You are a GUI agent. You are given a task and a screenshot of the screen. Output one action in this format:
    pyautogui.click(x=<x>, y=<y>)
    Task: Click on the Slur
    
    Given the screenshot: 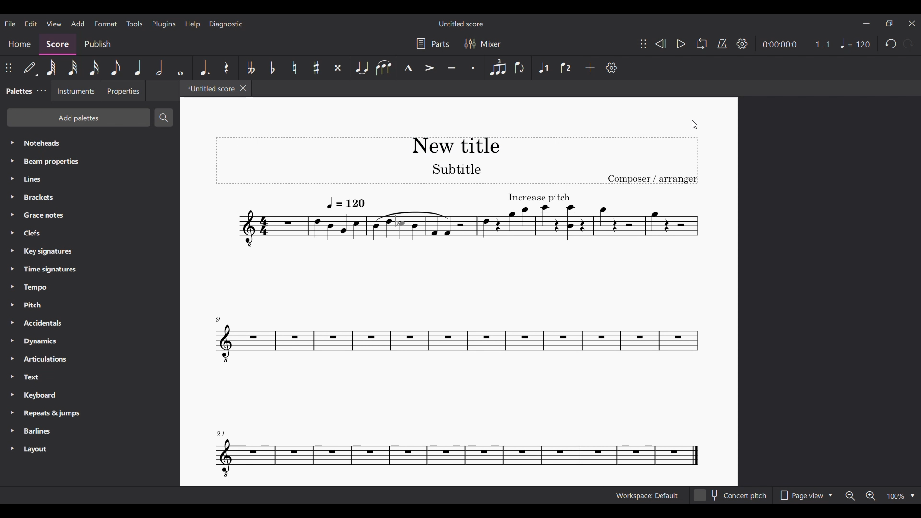 What is the action you would take?
    pyautogui.click(x=384, y=67)
    